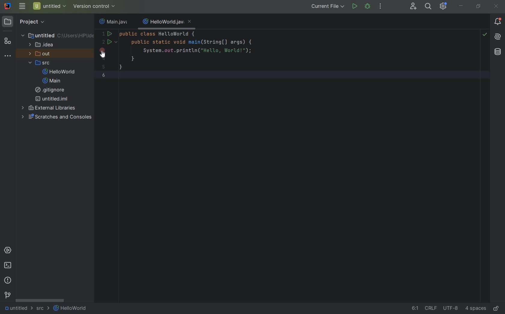  What do you see at coordinates (16, 309) in the screenshot?
I see `untitled` at bounding box center [16, 309].